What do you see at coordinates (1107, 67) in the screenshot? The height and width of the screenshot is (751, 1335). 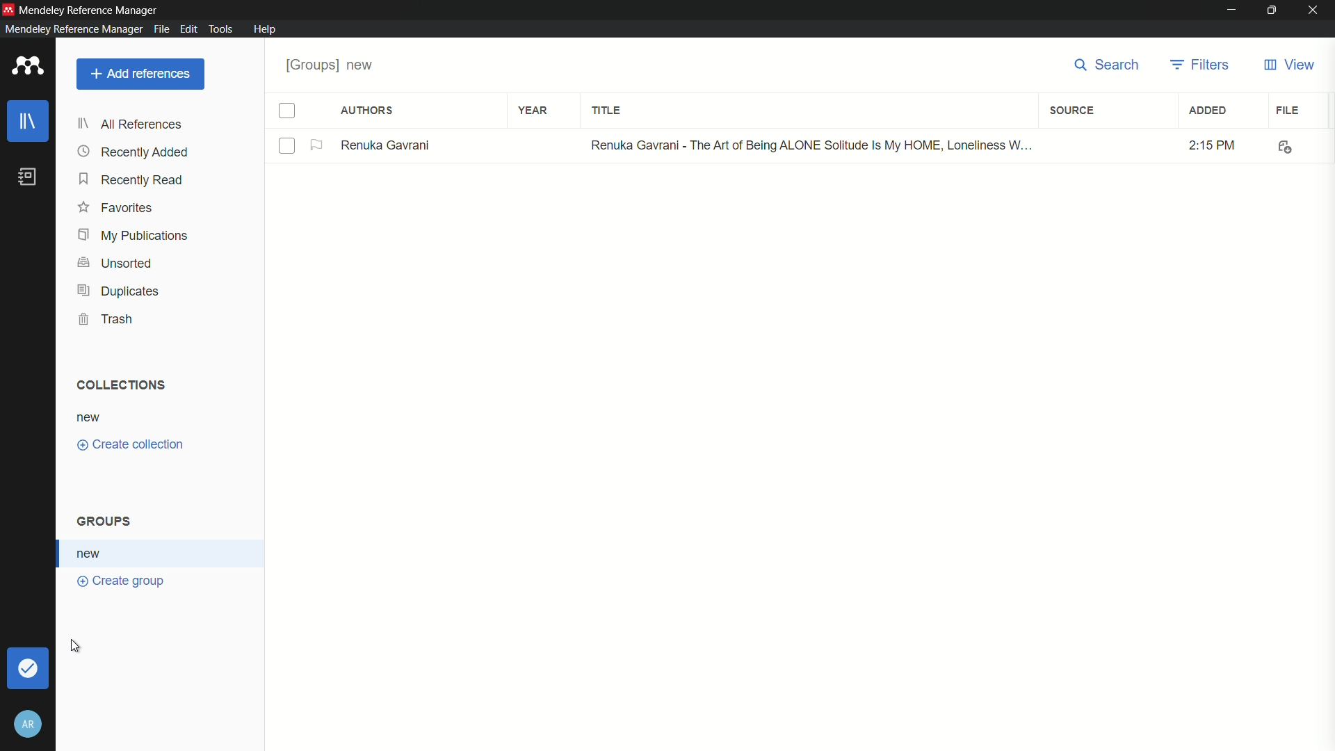 I see `search` at bounding box center [1107, 67].